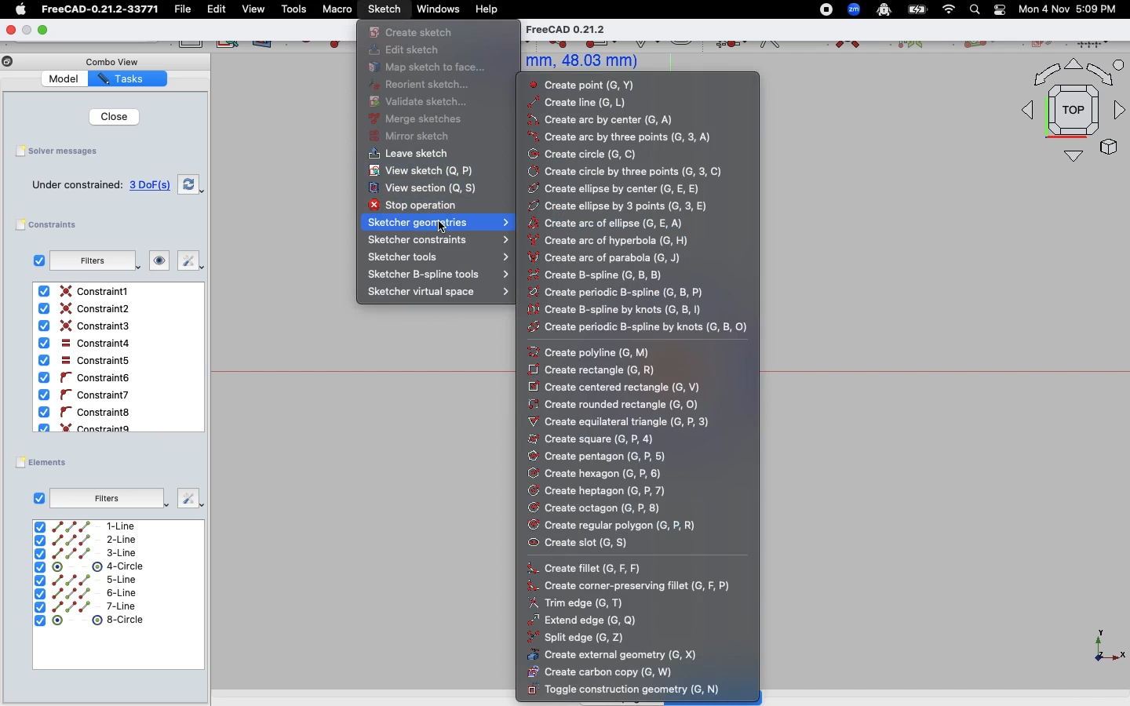 The height and width of the screenshot is (706, 1130). Describe the element at coordinates (424, 101) in the screenshot. I see `Validate sketch` at that location.